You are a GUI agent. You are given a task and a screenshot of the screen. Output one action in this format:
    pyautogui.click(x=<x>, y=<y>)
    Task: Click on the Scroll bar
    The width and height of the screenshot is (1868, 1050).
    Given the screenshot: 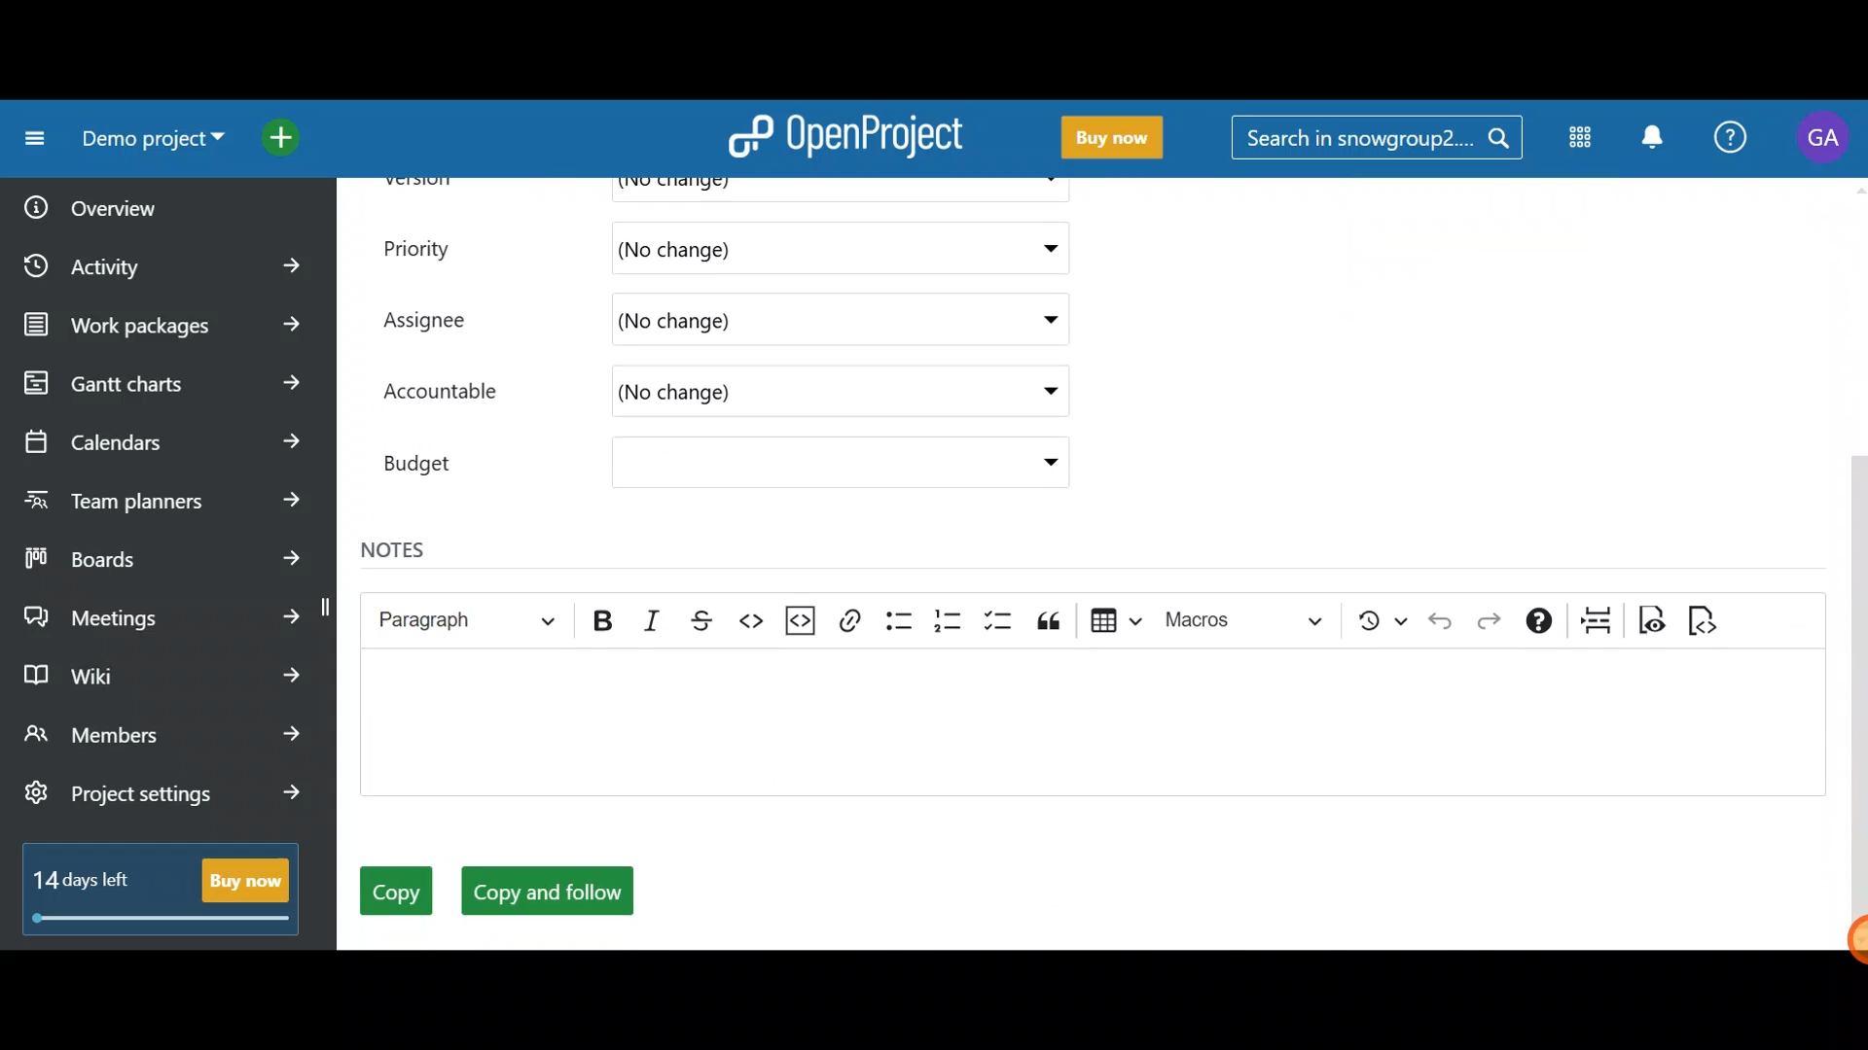 What is the action you would take?
    pyautogui.click(x=1856, y=561)
    